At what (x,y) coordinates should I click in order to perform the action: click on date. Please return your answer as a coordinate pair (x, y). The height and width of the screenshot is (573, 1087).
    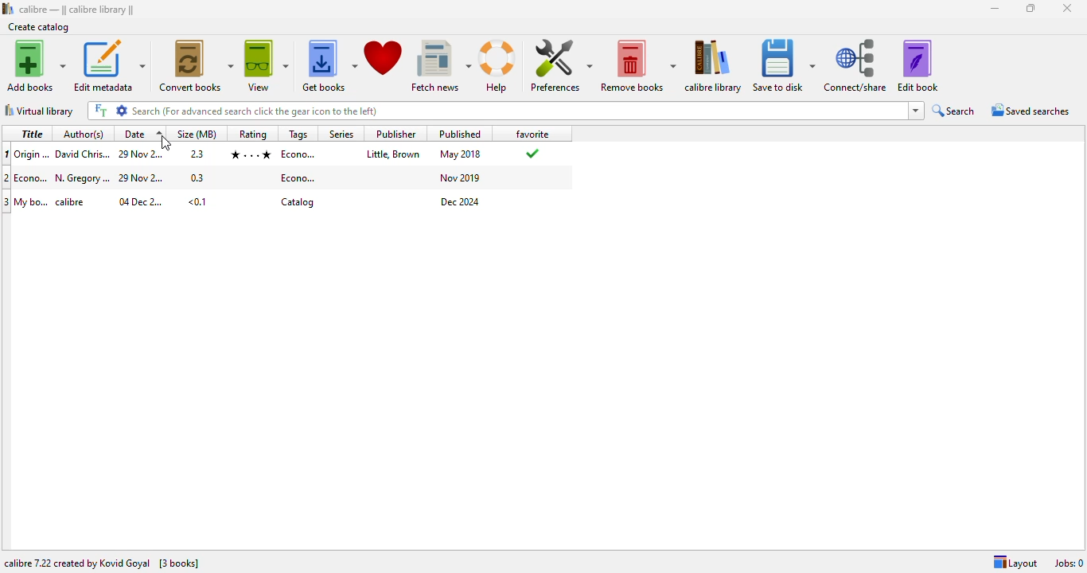
    Looking at the image, I should click on (141, 201).